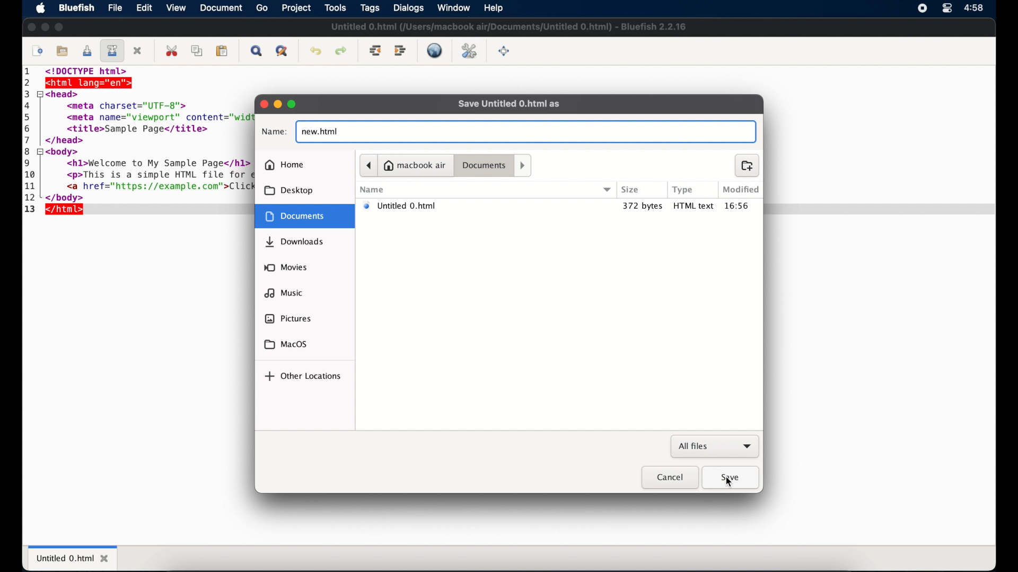  I want to click on pictures, so click(287, 318).